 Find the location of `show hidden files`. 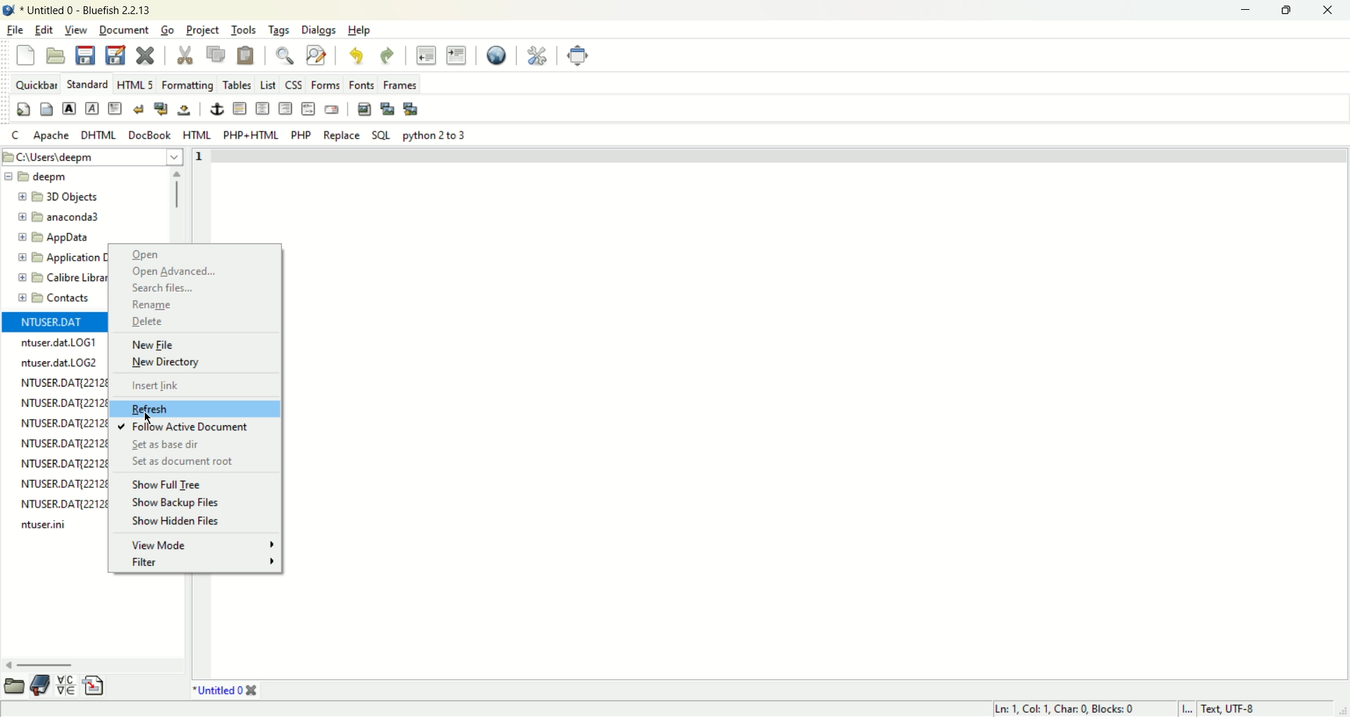

show hidden files is located at coordinates (183, 522).